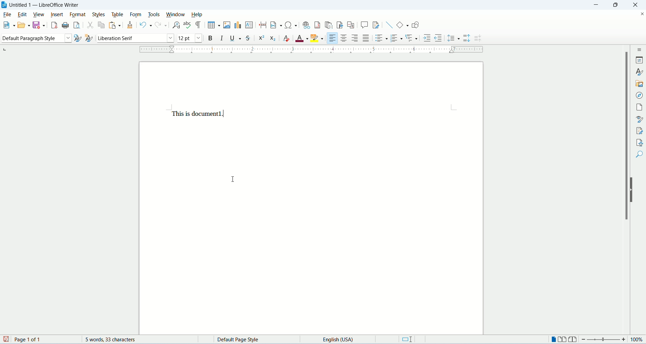 The height and width of the screenshot is (344, 646). I want to click on insert, so click(56, 14).